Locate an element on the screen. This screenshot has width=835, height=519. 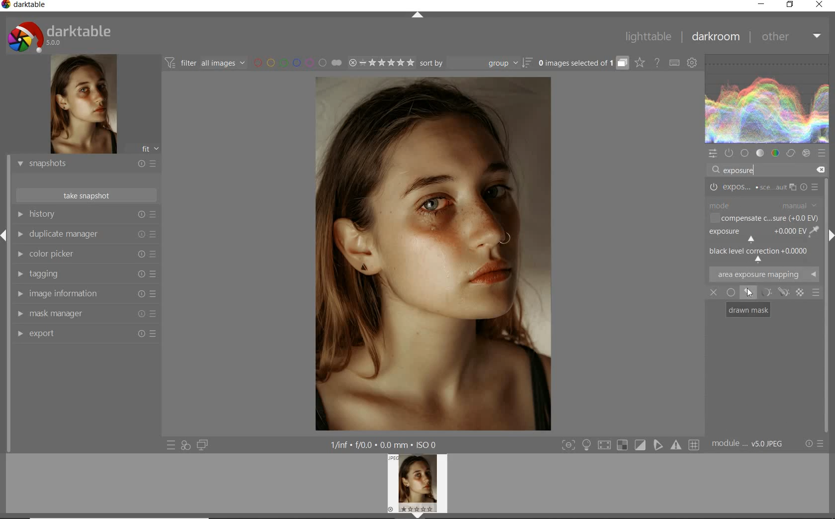
change overlays shown on thumbnails is located at coordinates (639, 64).